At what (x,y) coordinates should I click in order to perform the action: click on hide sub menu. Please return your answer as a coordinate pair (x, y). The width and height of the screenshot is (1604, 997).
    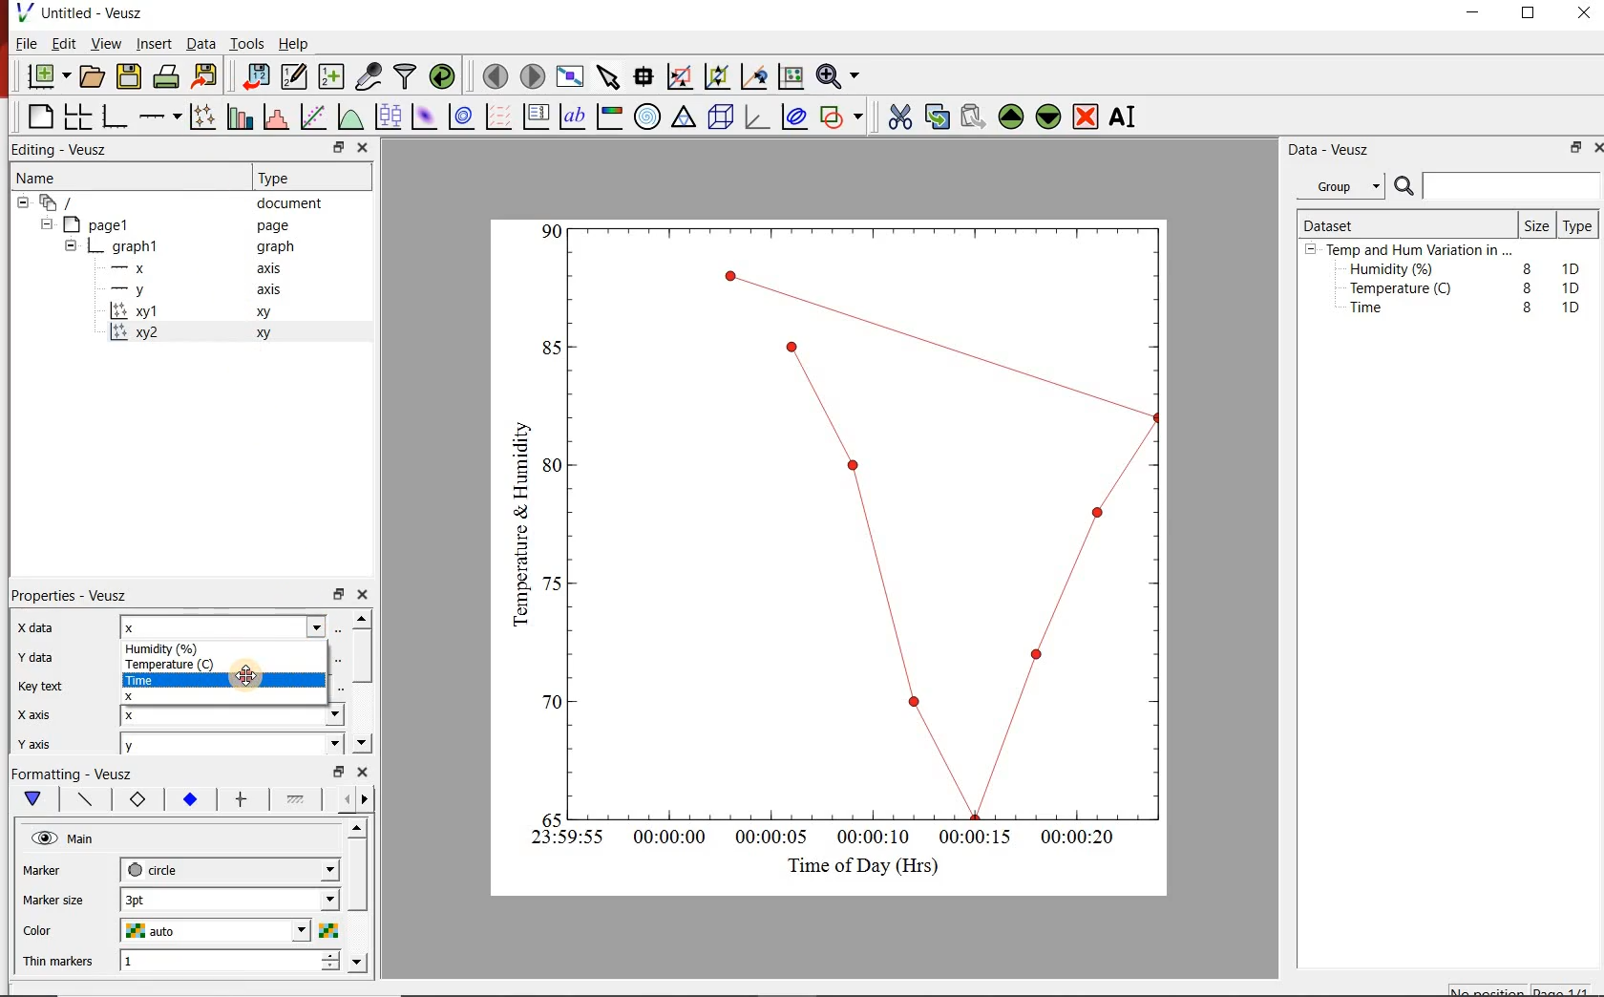
    Looking at the image, I should click on (50, 226).